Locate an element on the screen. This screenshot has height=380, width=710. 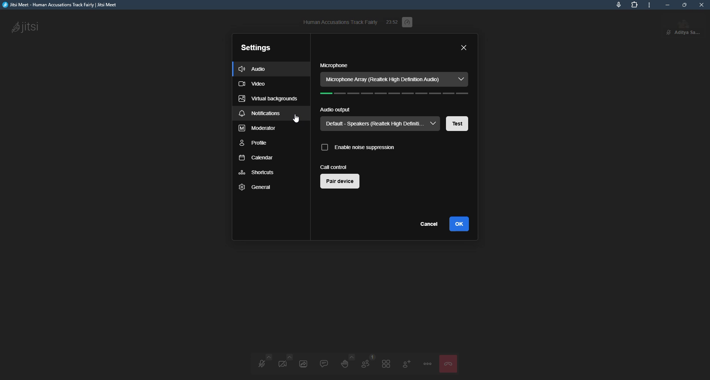
call control is located at coordinates (335, 166).